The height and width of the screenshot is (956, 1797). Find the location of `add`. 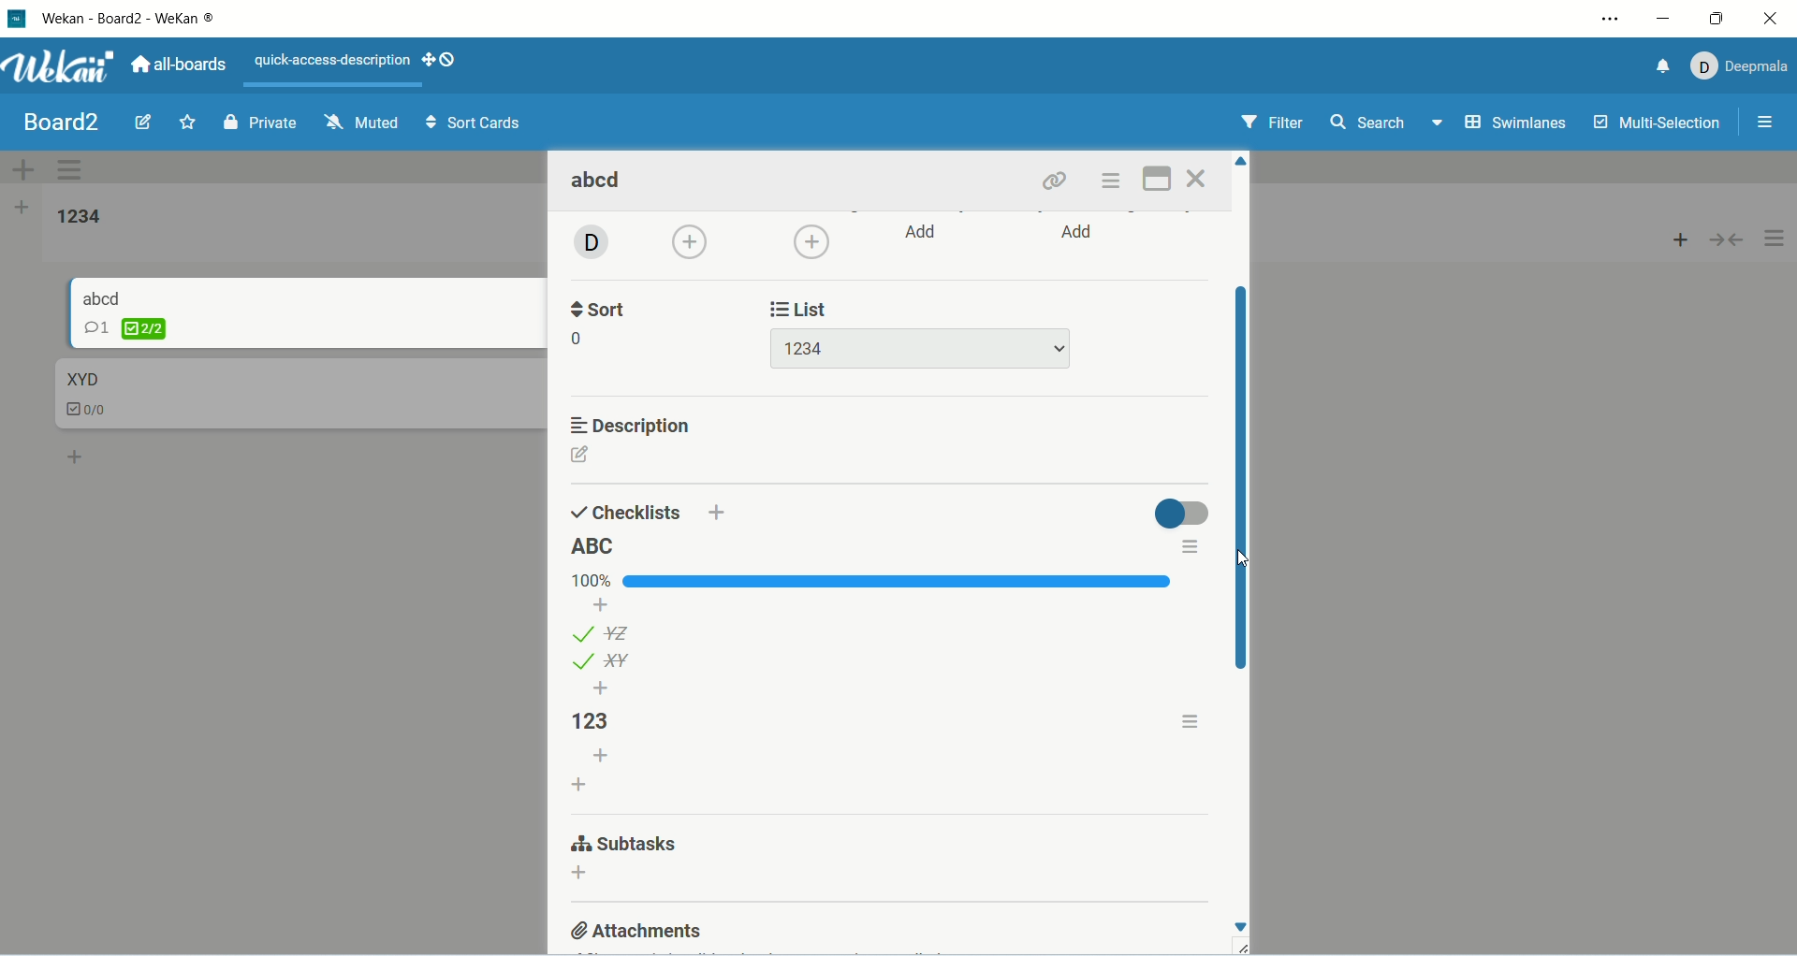

add is located at coordinates (693, 243).